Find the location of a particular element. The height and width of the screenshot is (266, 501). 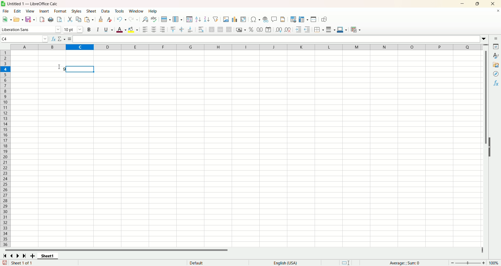

styles is located at coordinates (496, 56).